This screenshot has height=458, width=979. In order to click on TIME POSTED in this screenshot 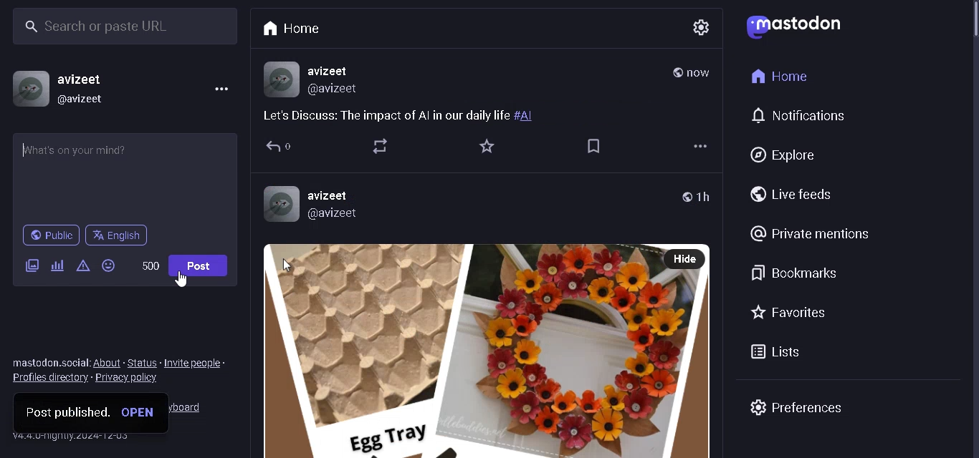, I will do `click(702, 73)`.